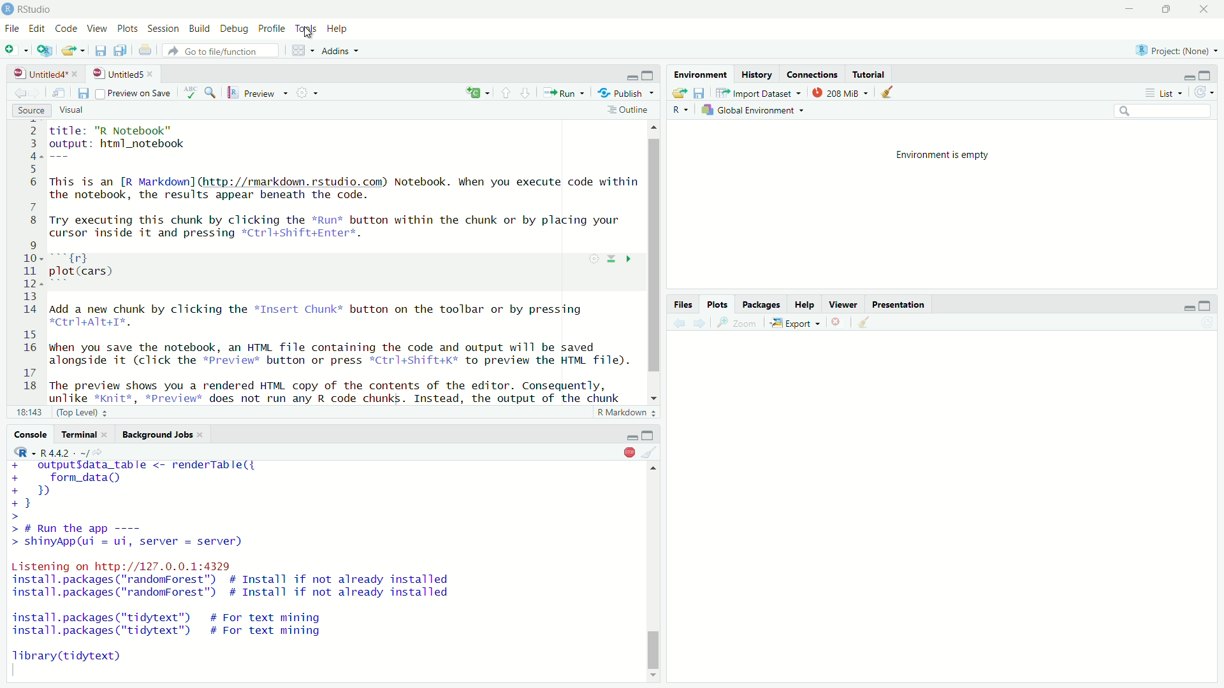  What do you see at coordinates (65, 29) in the screenshot?
I see `Code` at bounding box center [65, 29].